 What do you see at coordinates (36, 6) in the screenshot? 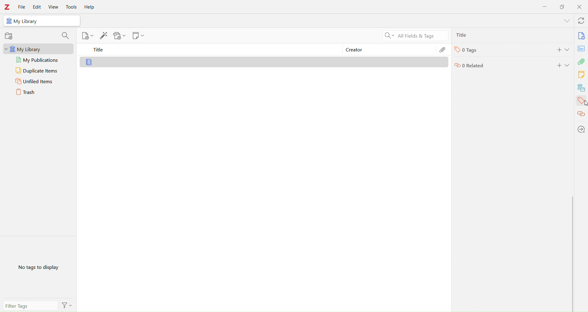
I see `Edit` at bounding box center [36, 6].